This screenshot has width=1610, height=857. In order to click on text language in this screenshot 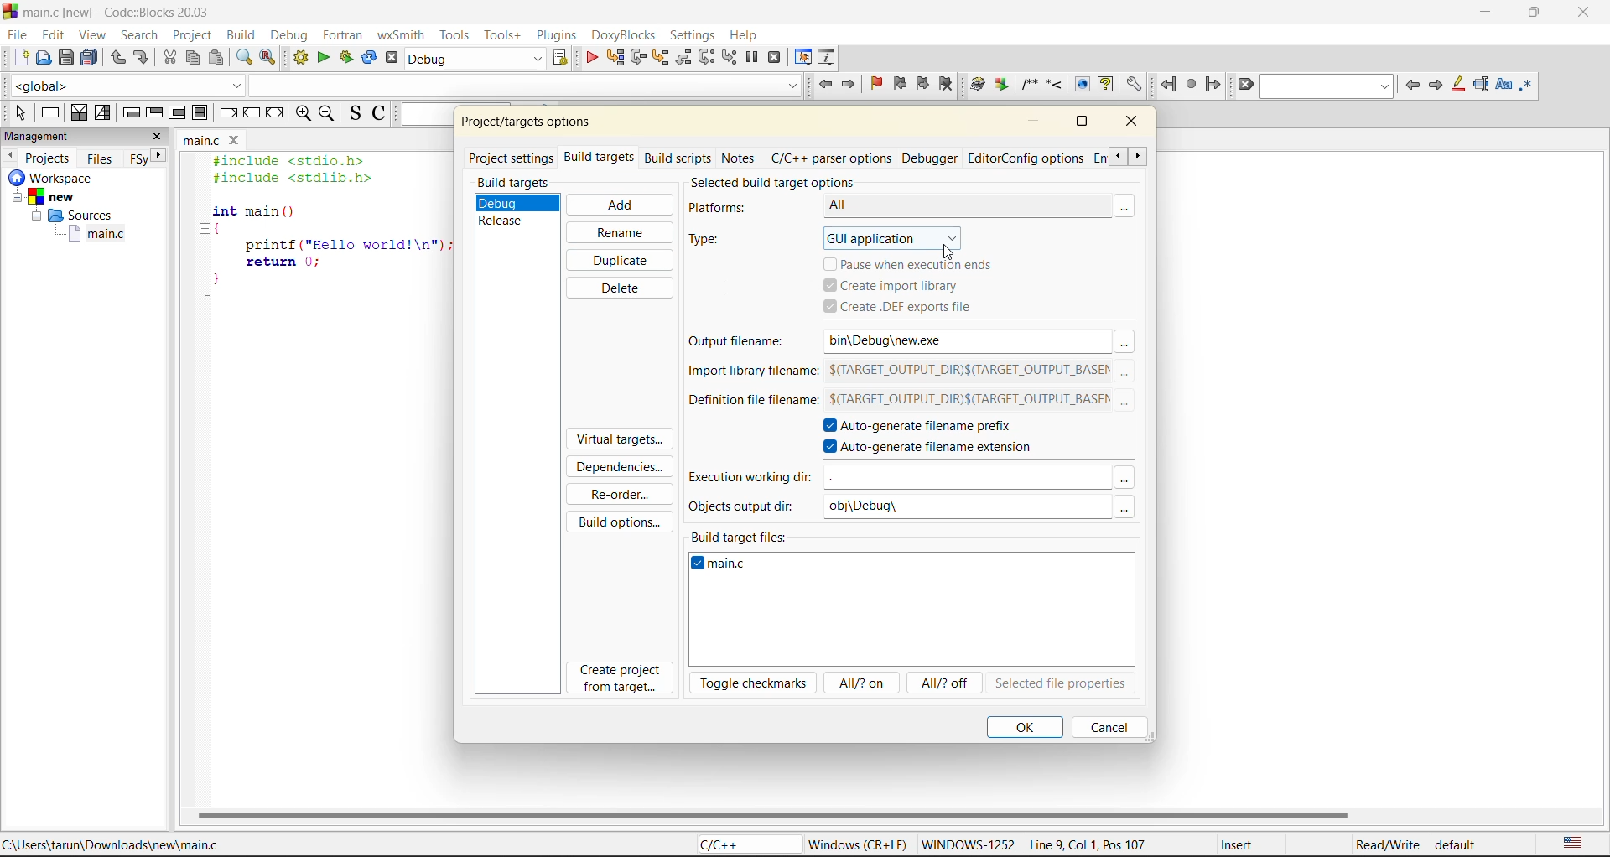, I will do `click(1576, 844)`.